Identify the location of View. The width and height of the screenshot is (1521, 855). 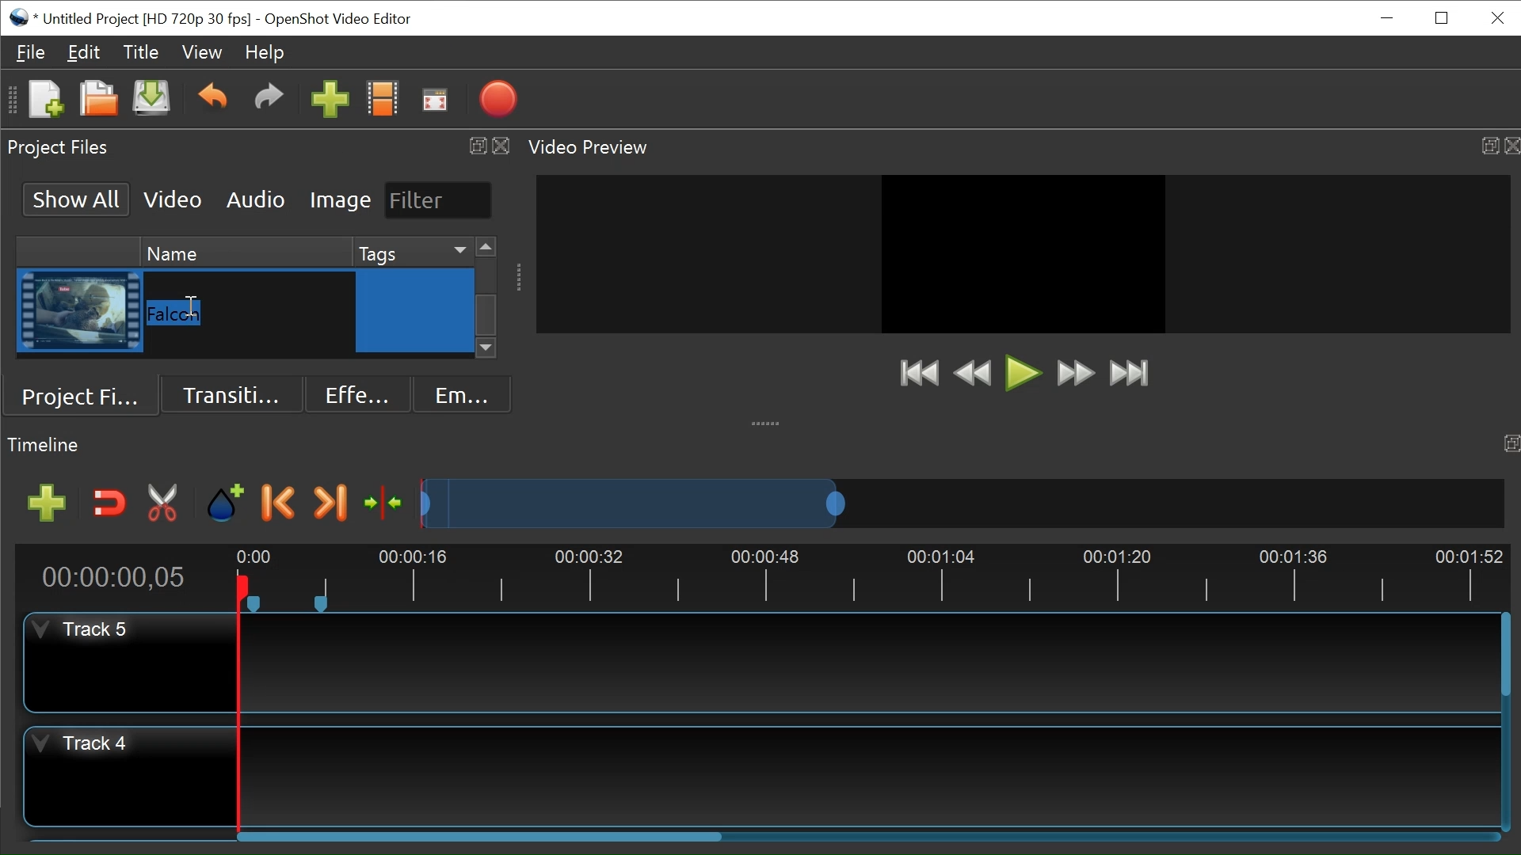
(203, 52).